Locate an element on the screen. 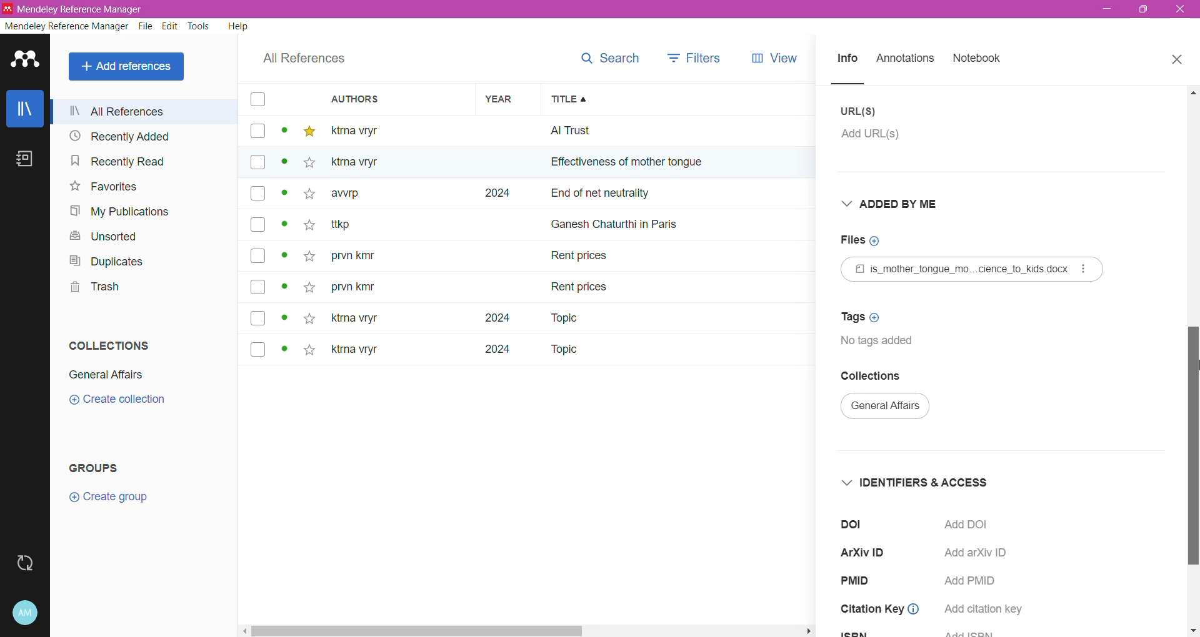 The width and height of the screenshot is (1200, 637). star is located at coordinates (309, 352).